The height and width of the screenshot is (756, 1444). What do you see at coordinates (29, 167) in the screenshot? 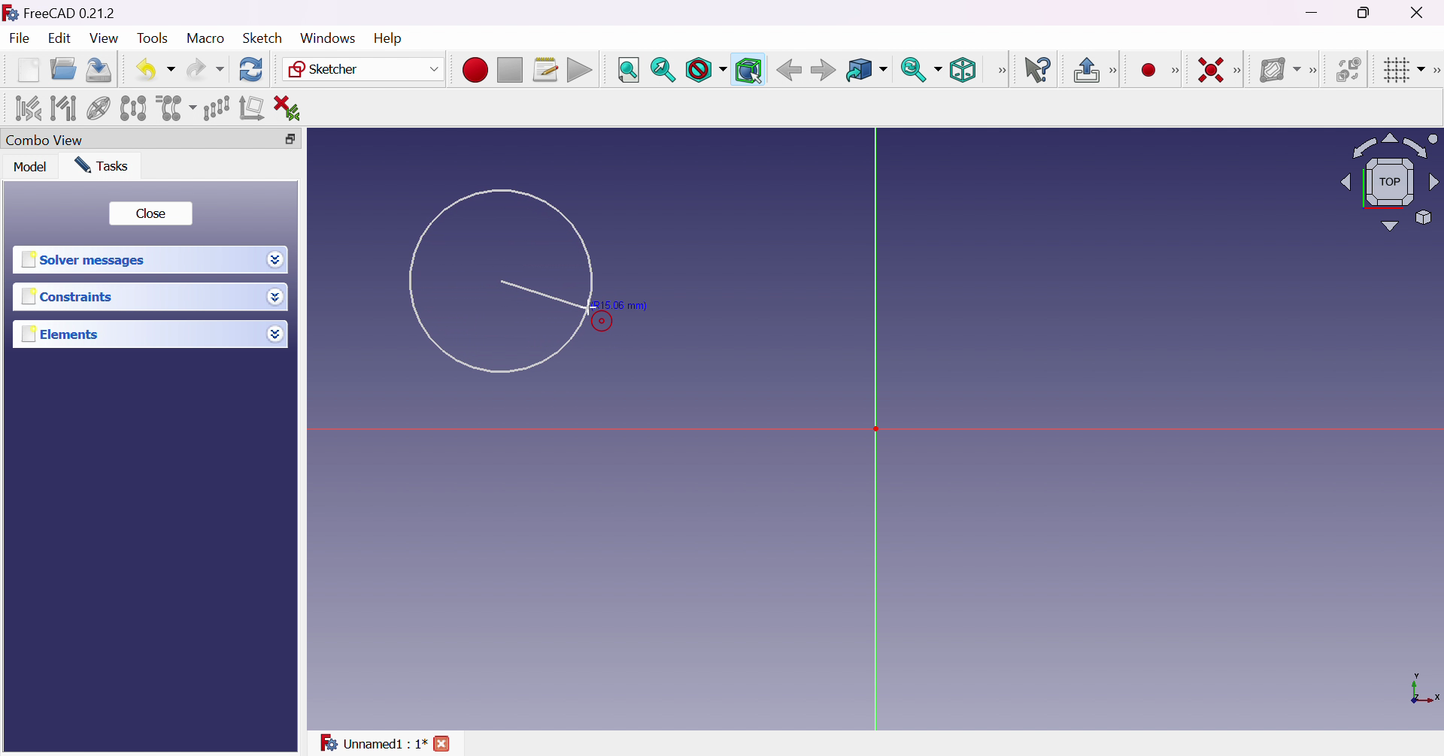
I see `Model` at bounding box center [29, 167].